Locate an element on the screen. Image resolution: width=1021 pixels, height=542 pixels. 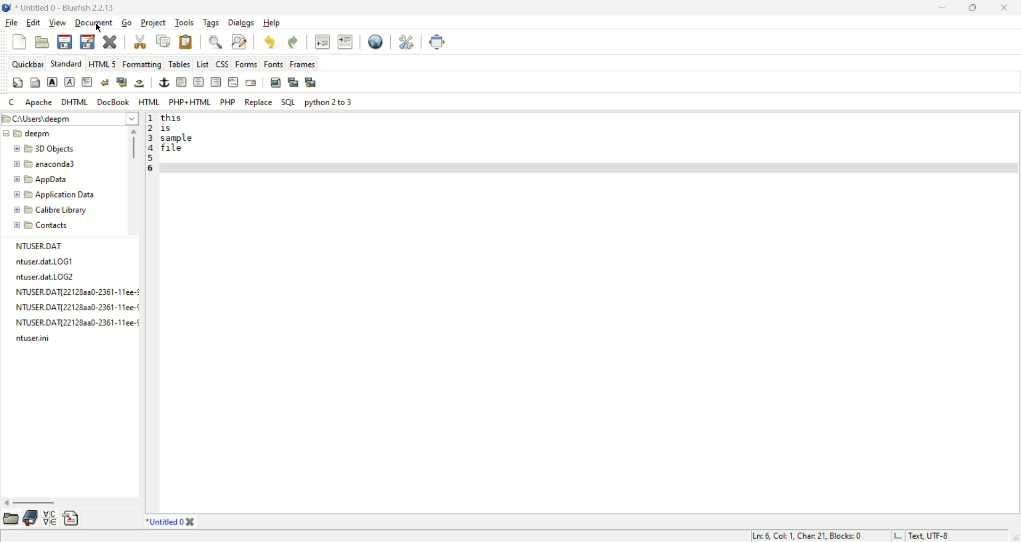
ntuser.dat.LOG1 is located at coordinates (45, 260).